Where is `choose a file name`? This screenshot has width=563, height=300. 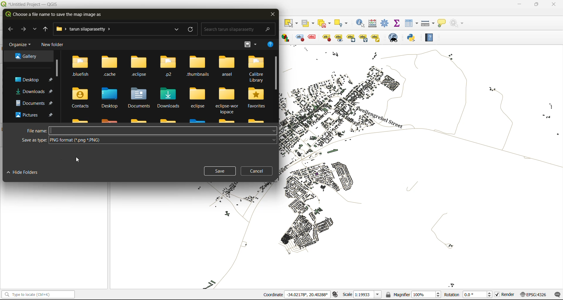
choose a file name is located at coordinates (55, 15).